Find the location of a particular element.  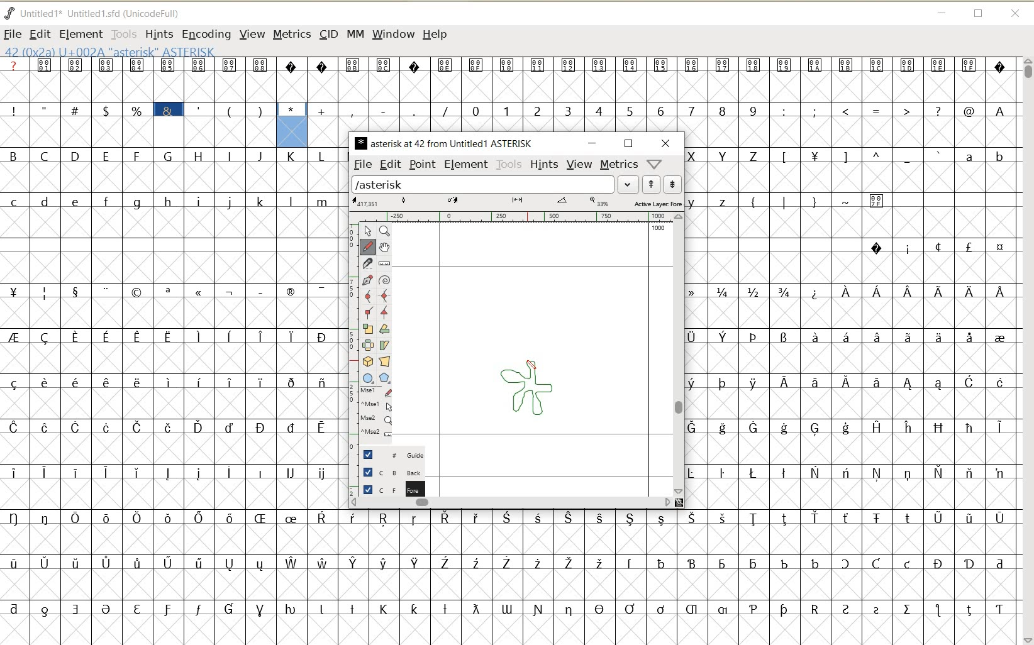

metrics is located at coordinates (620, 165).